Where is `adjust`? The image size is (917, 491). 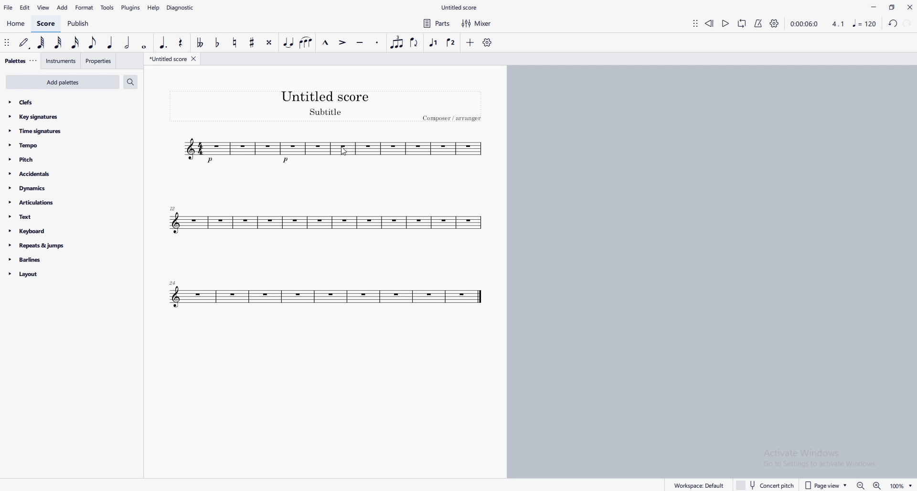 adjust is located at coordinates (695, 23).